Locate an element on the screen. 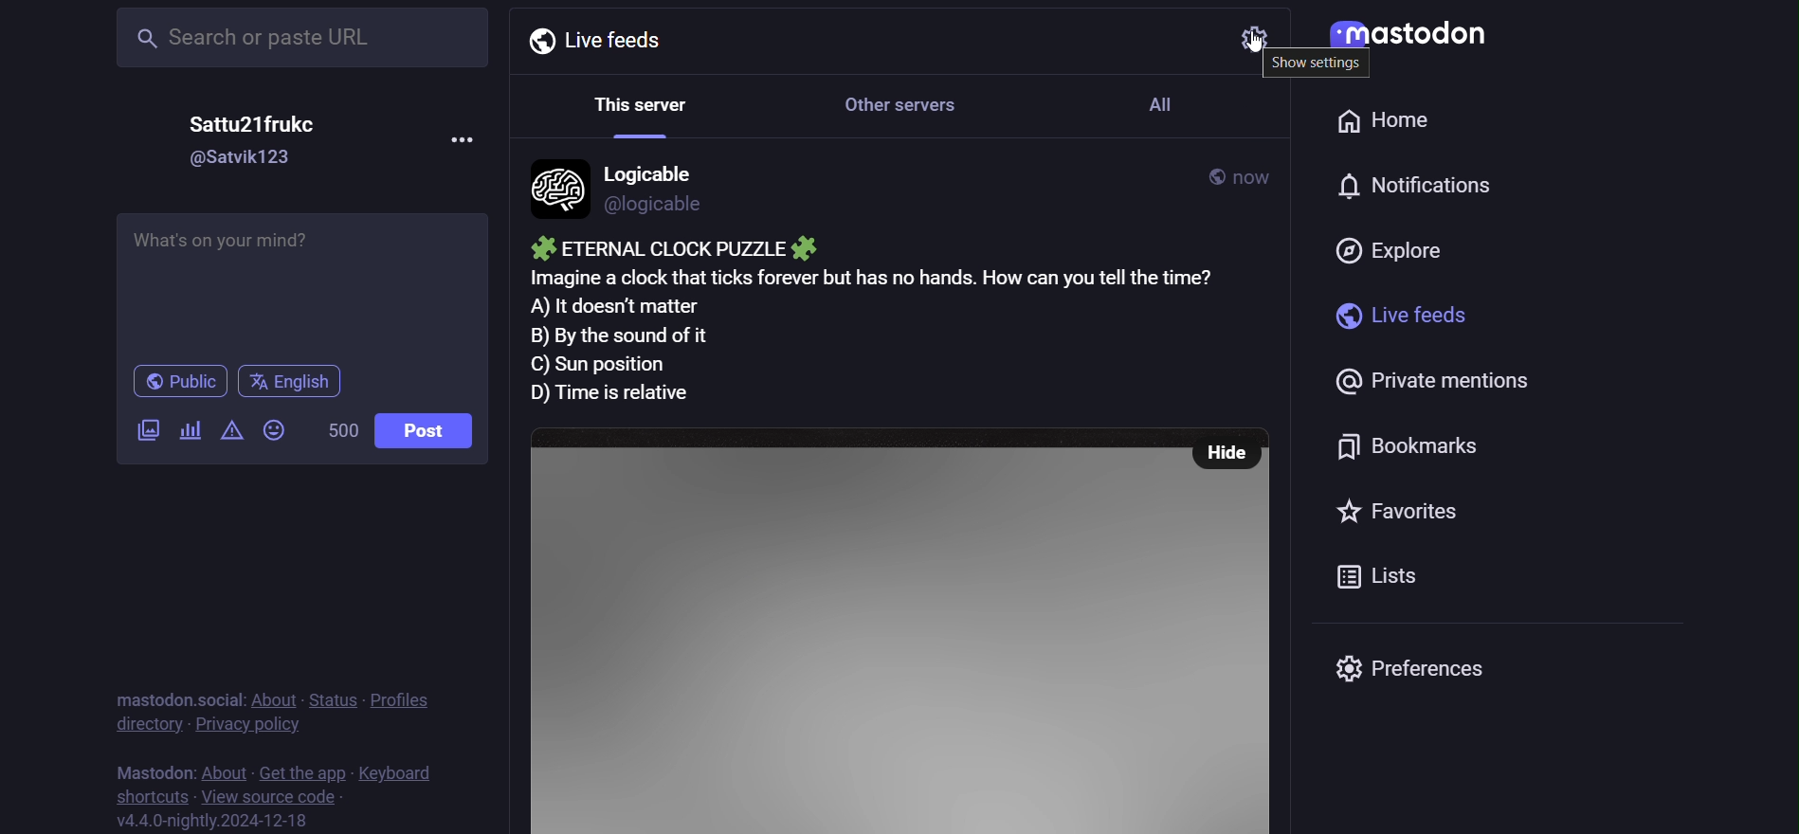  bookmark is located at coordinates (1420, 442).